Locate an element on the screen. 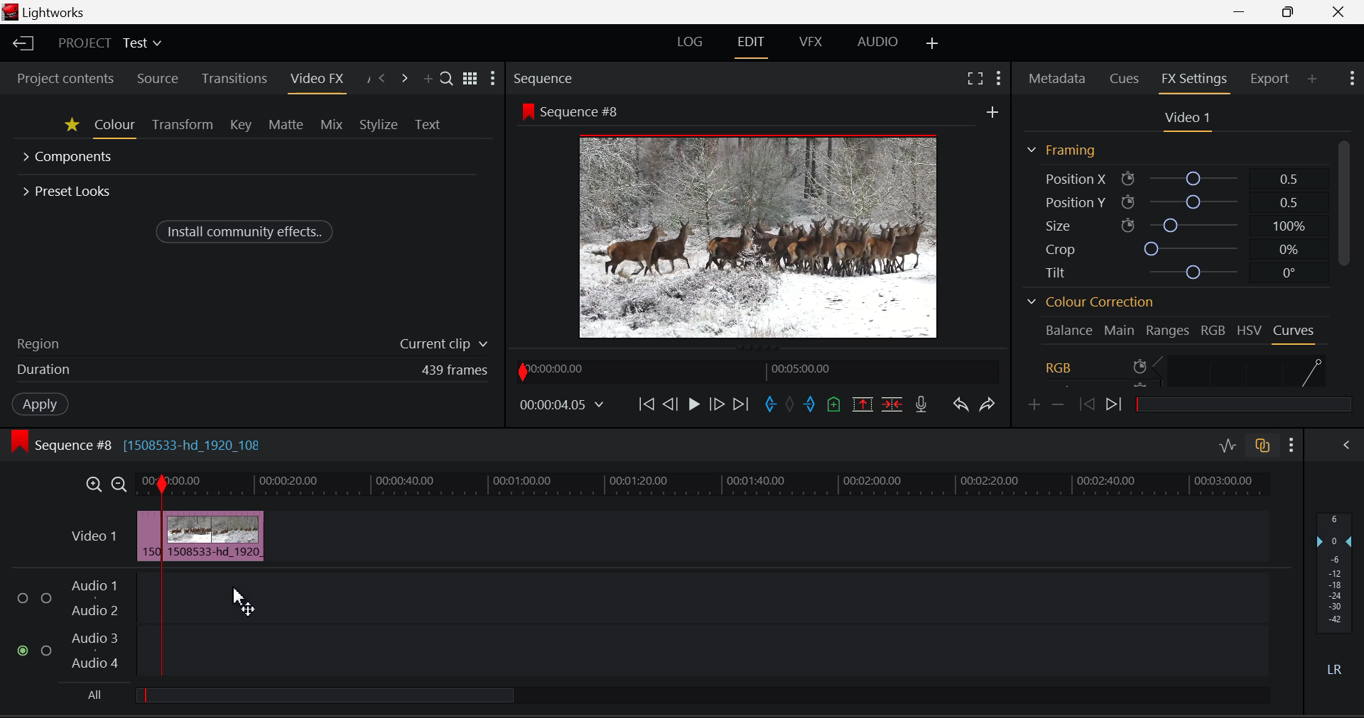 Image resolution: width=1364 pixels, height=718 pixels. Go Forward is located at coordinates (719, 403).